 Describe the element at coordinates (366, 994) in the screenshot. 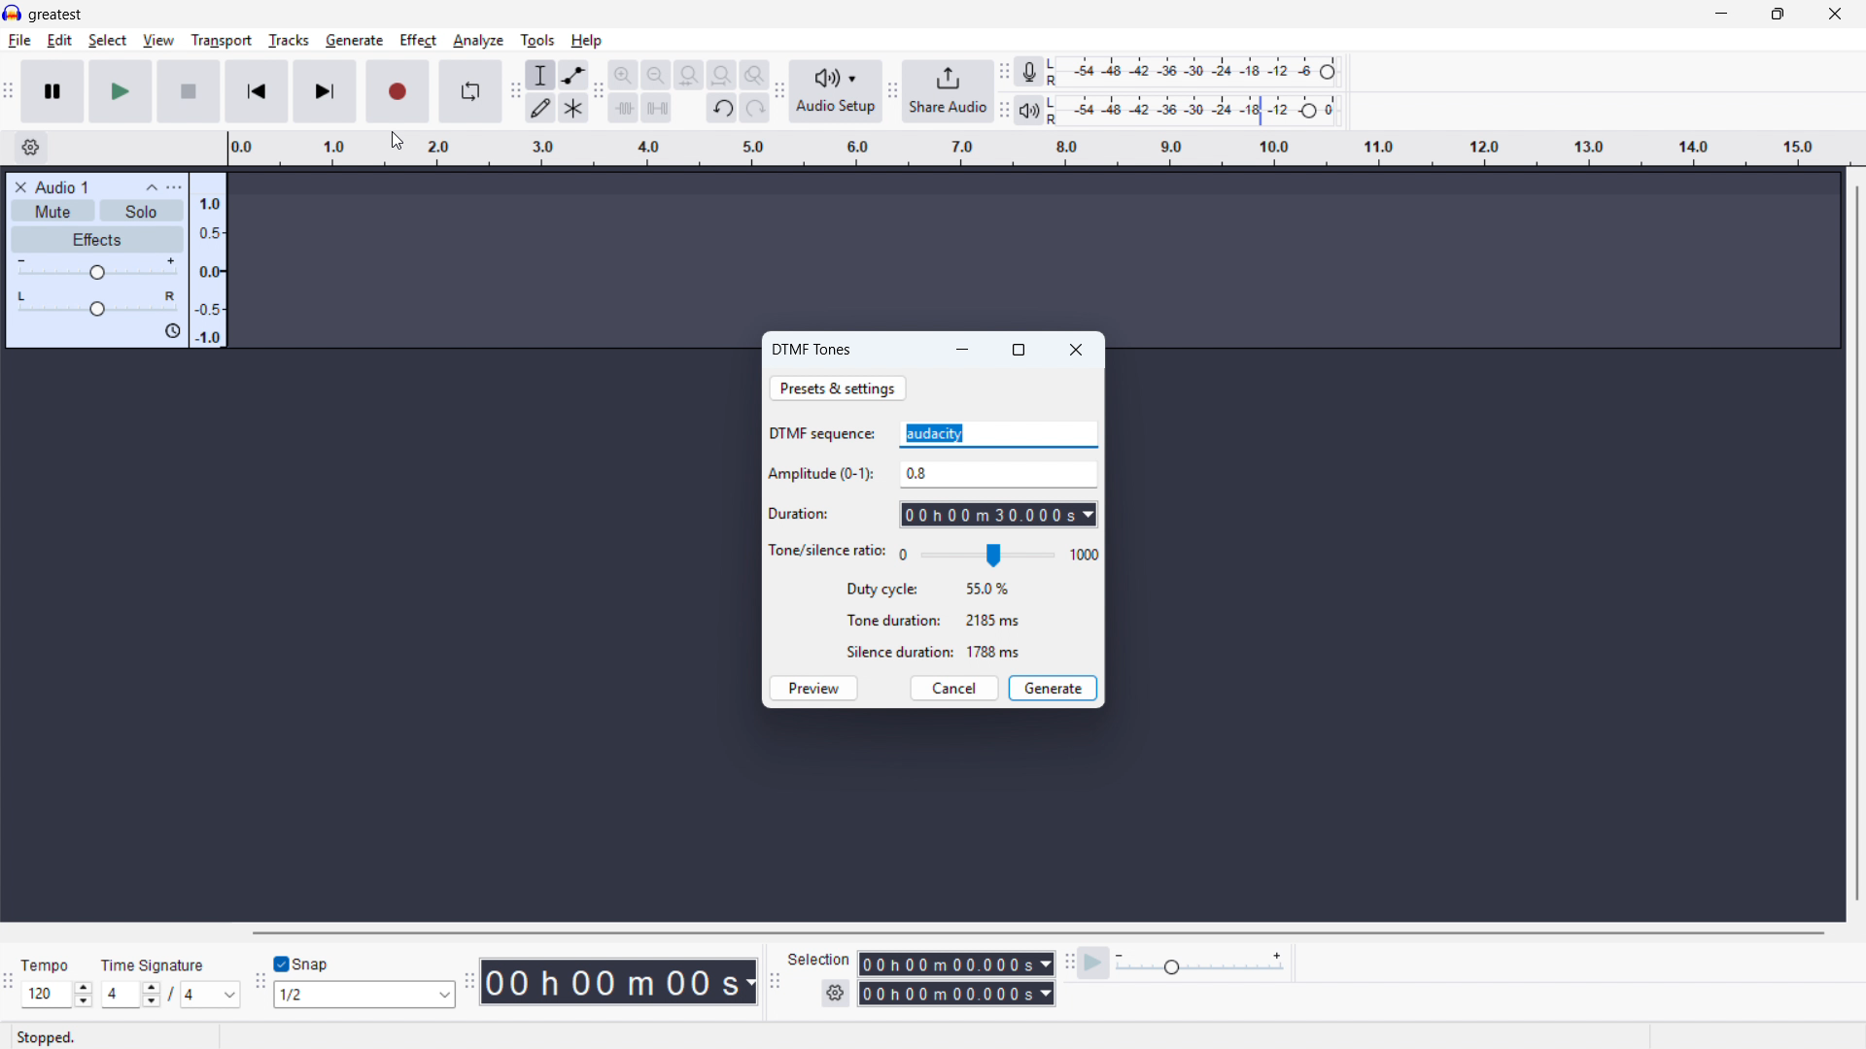

I see `Select snapping ` at that location.